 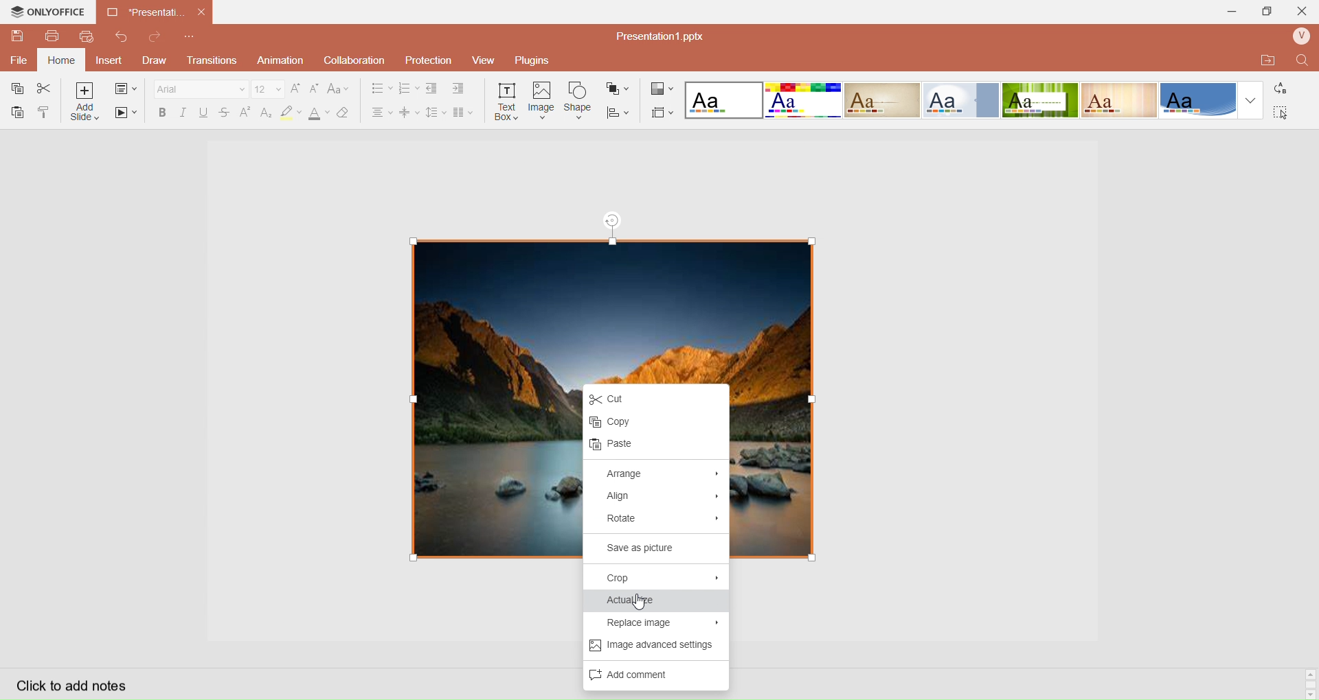 I want to click on Clear Style, so click(x=346, y=113).